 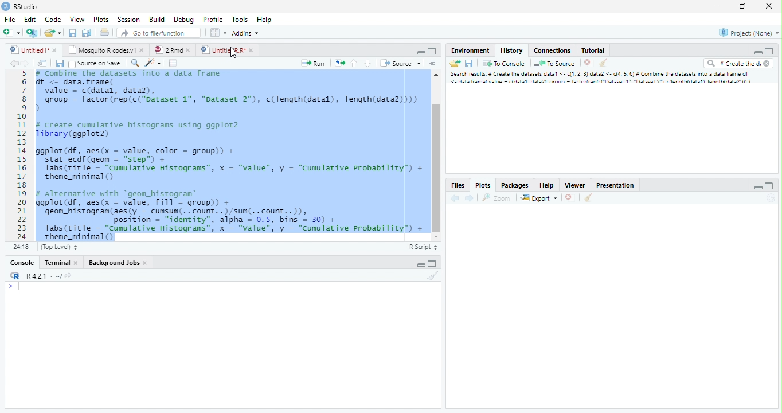 What do you see at coordinates (95, 64) in the screenshot?
I see `Source on Save` at bounding box center [95, 64].